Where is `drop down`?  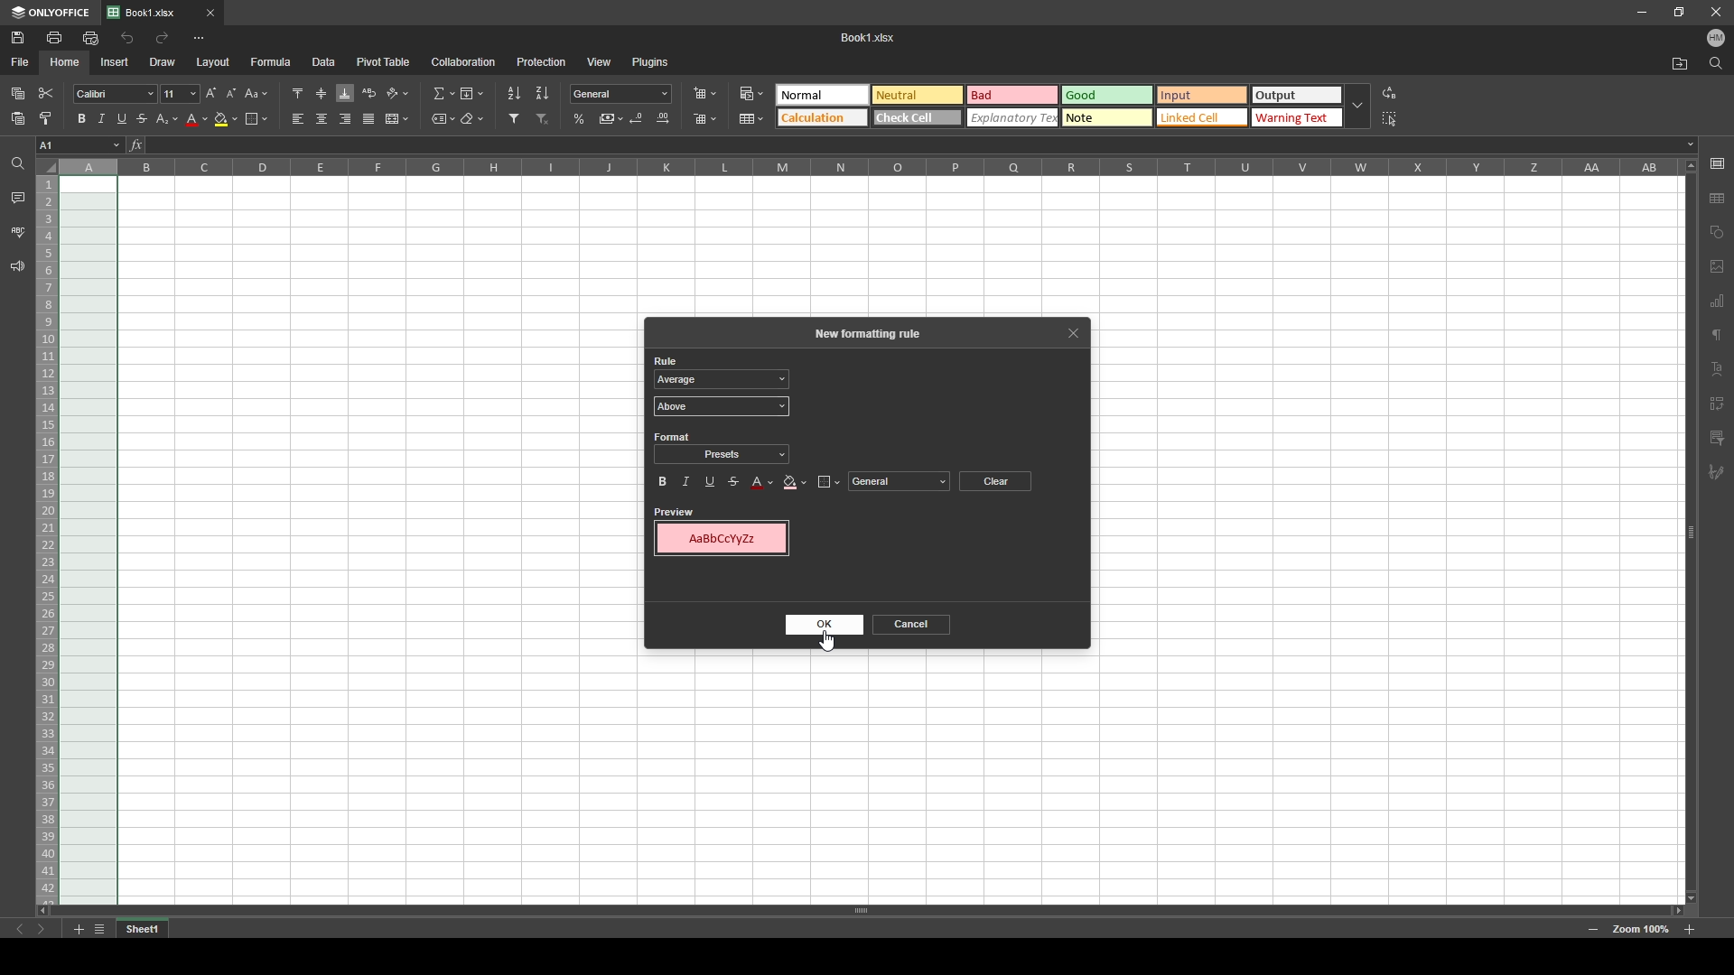
drop down is located at coordinates (1358, 107).